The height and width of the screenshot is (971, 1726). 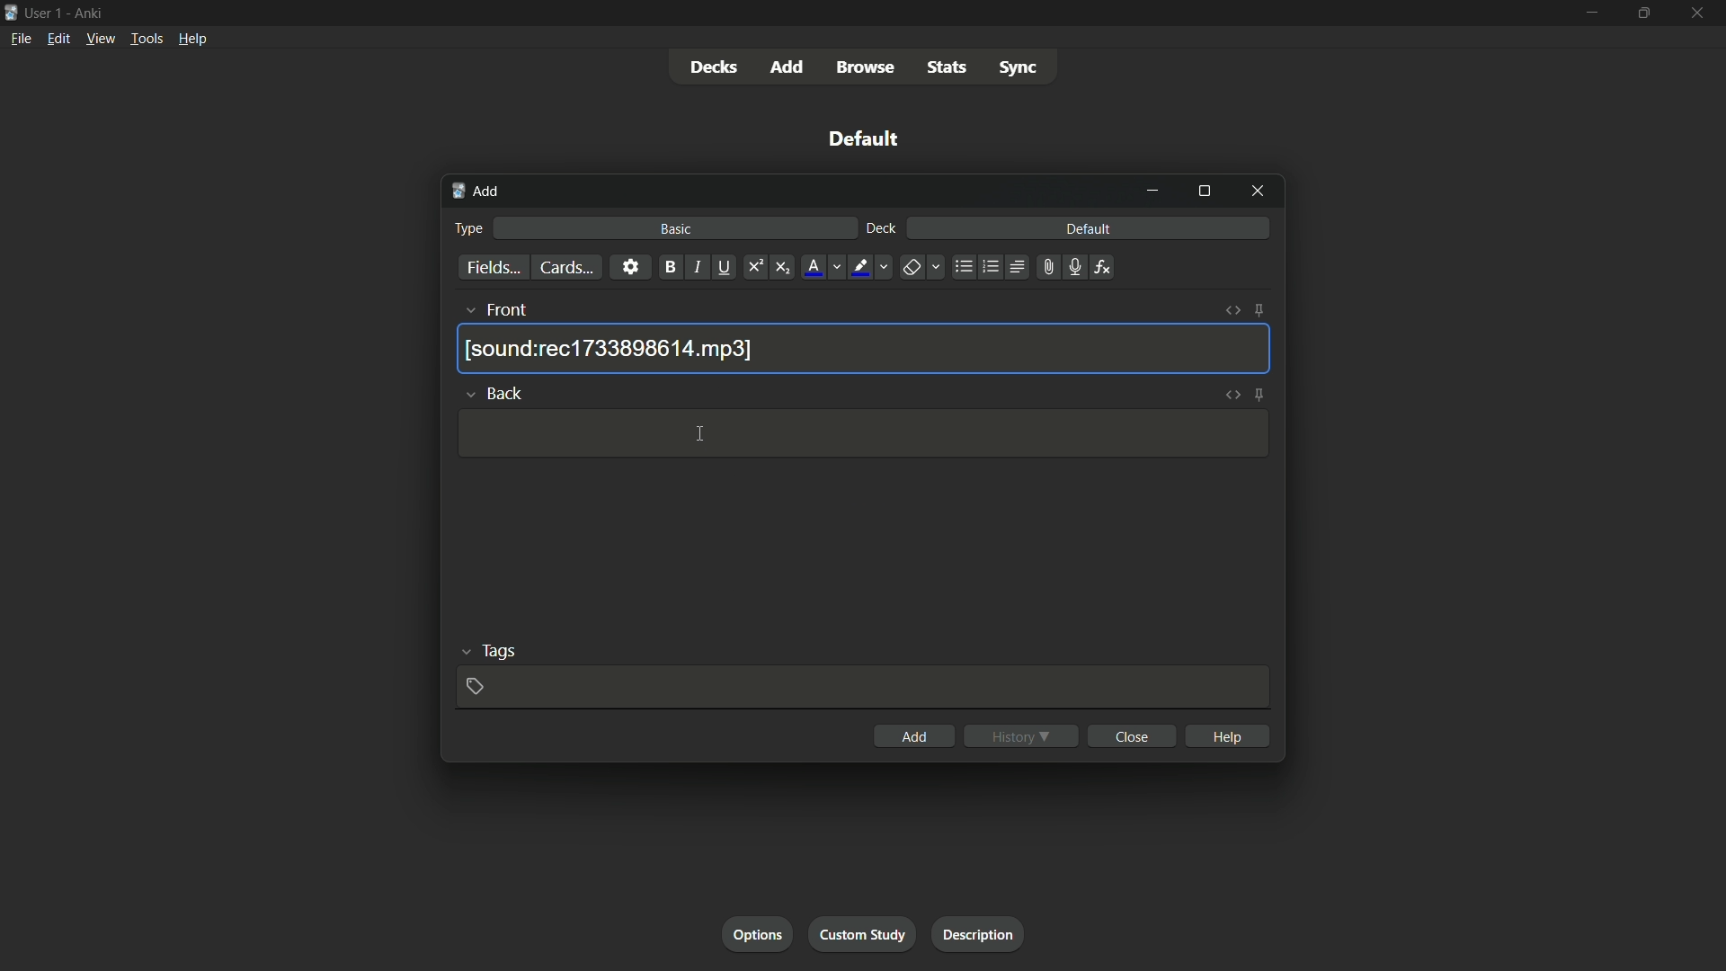 What do you see at coordinates (880, 229) in the screenshot?
I see `deck` at bounding box center [880, 229].